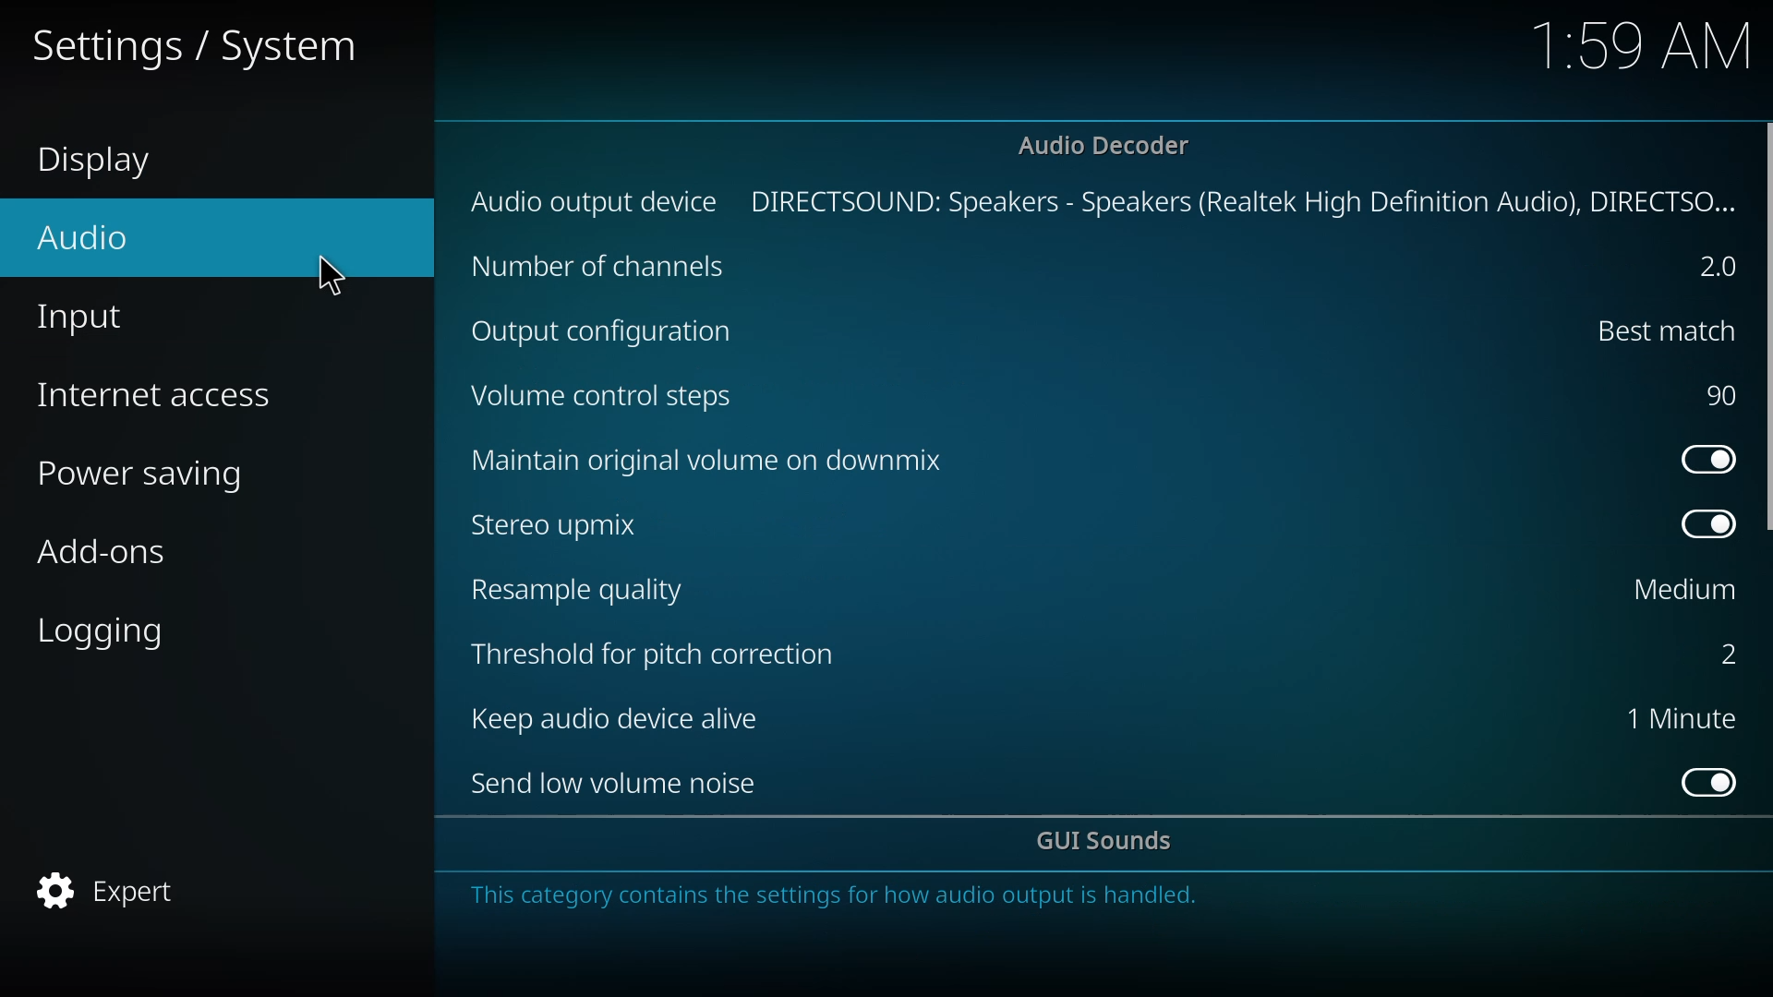 Image resolution: width=1773 pixels, height=997 pixels. I want to click on settings system, so click(209, 43).